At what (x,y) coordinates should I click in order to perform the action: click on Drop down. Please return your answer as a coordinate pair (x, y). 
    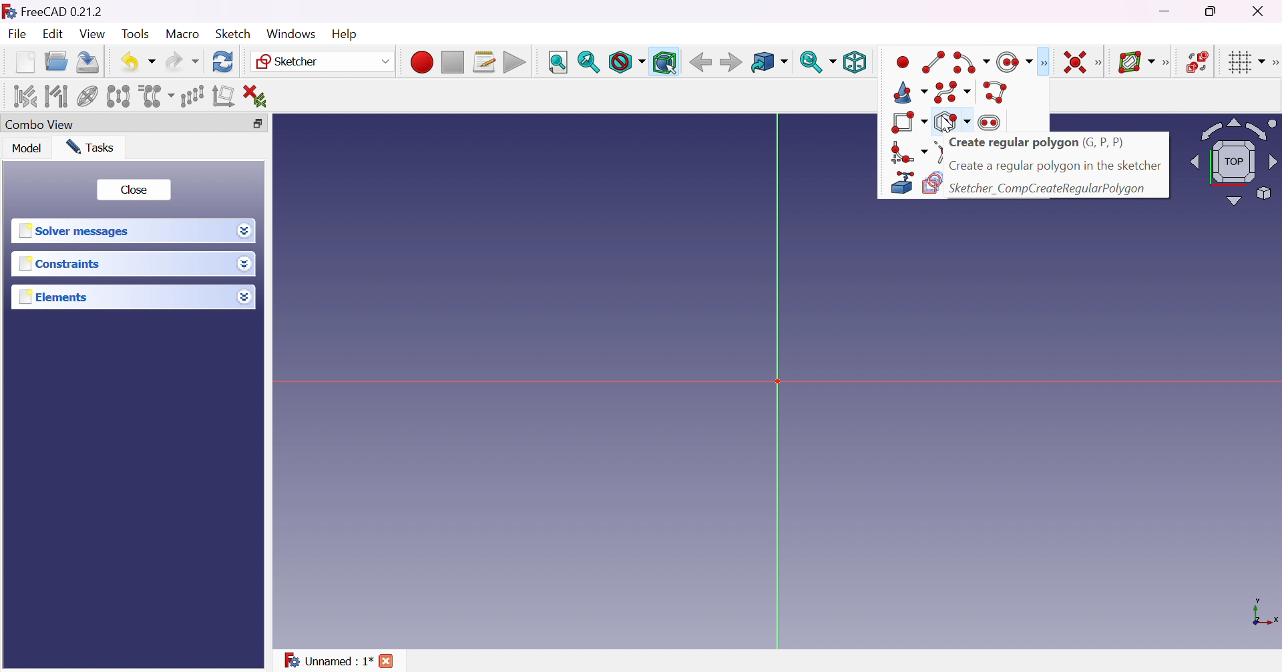
    Looking at the image, I should click on (243, 229).